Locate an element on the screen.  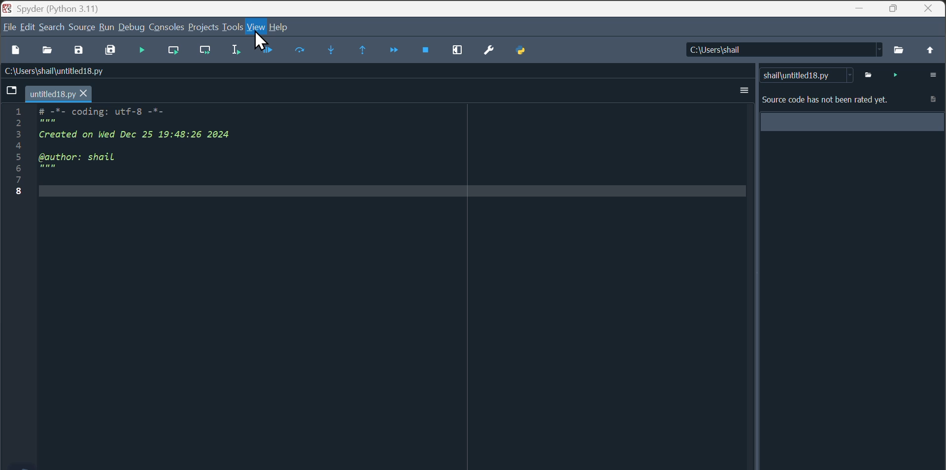
shail\untitled18.py is located at coordinates (806, 74).